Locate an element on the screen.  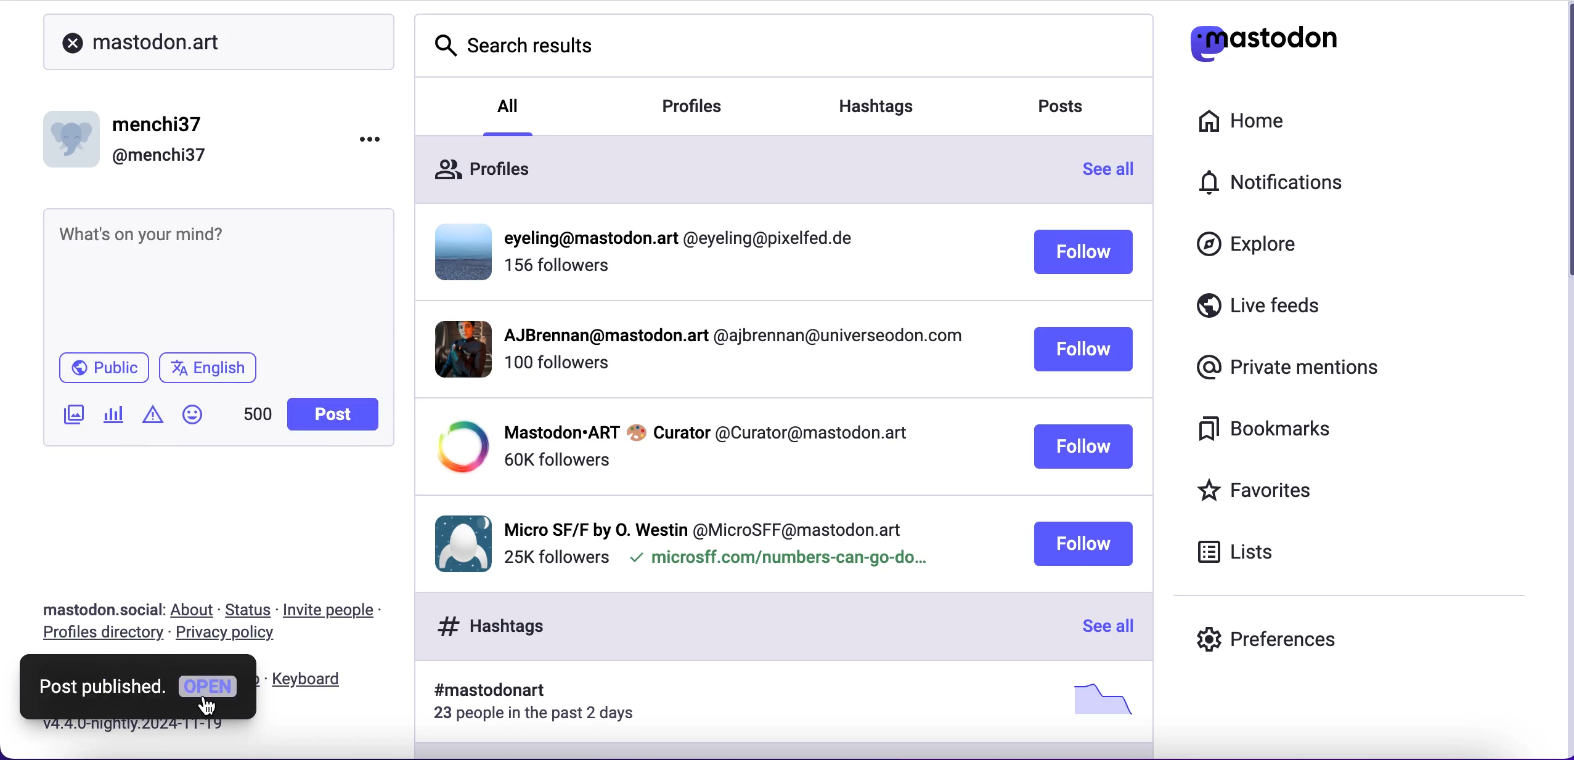
see all is located at coordinates (1115, 173).